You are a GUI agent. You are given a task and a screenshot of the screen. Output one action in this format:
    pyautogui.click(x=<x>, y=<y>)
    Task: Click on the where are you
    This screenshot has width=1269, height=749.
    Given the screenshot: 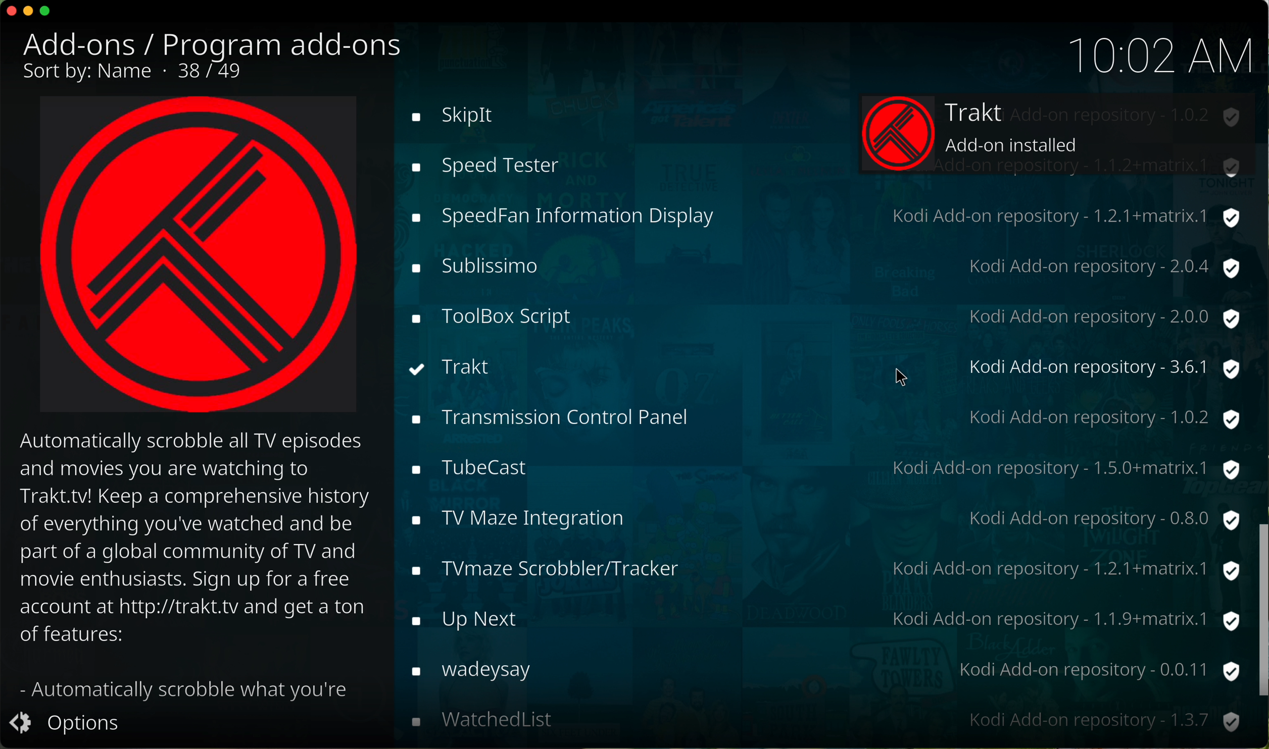 What is the action you would take?
    pyautogui.click(x=827, y=618)
    